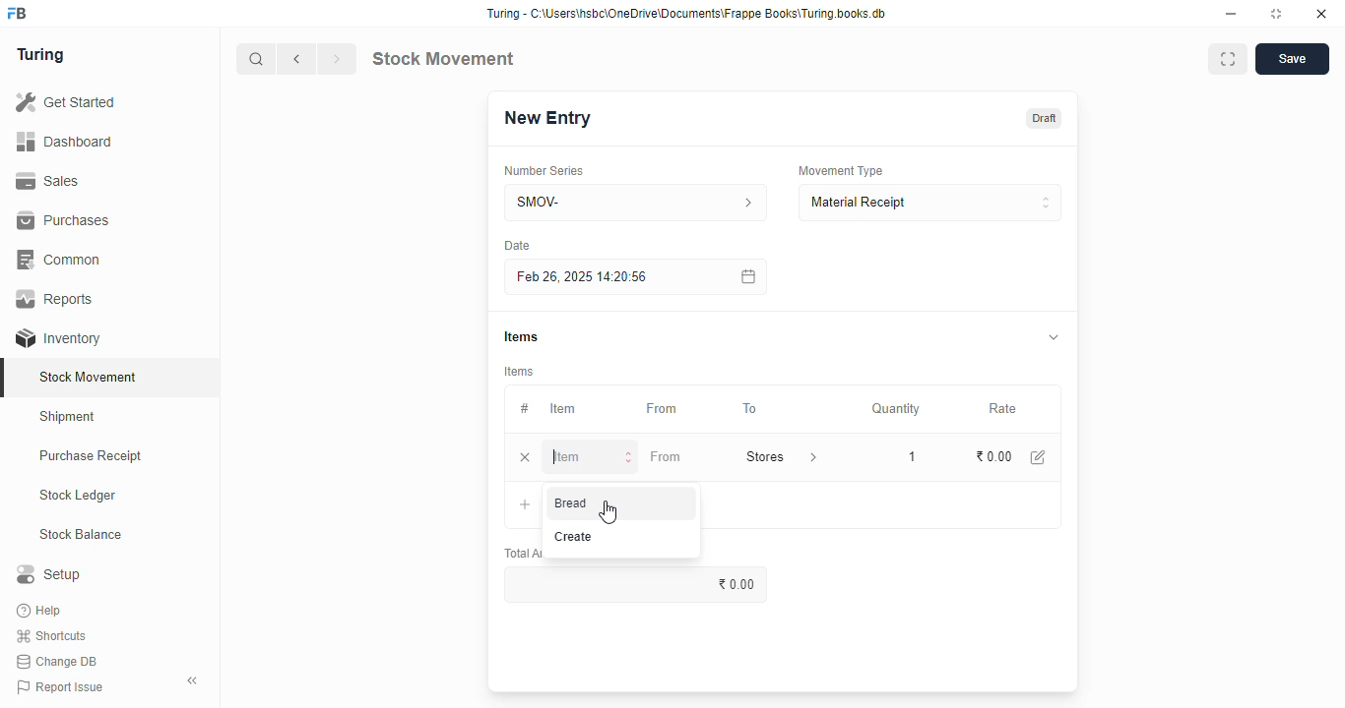 This screenshot has width=1345, height=708. Describe the element at coordinates (543, 171) in the screenshot. I see `number series` at that location.